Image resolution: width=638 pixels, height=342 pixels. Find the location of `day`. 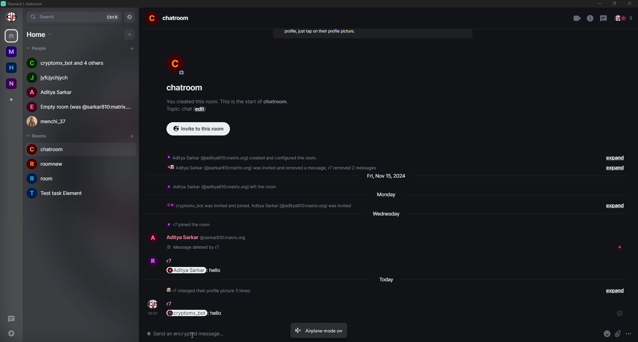

day is located at coordinates (388, 215).